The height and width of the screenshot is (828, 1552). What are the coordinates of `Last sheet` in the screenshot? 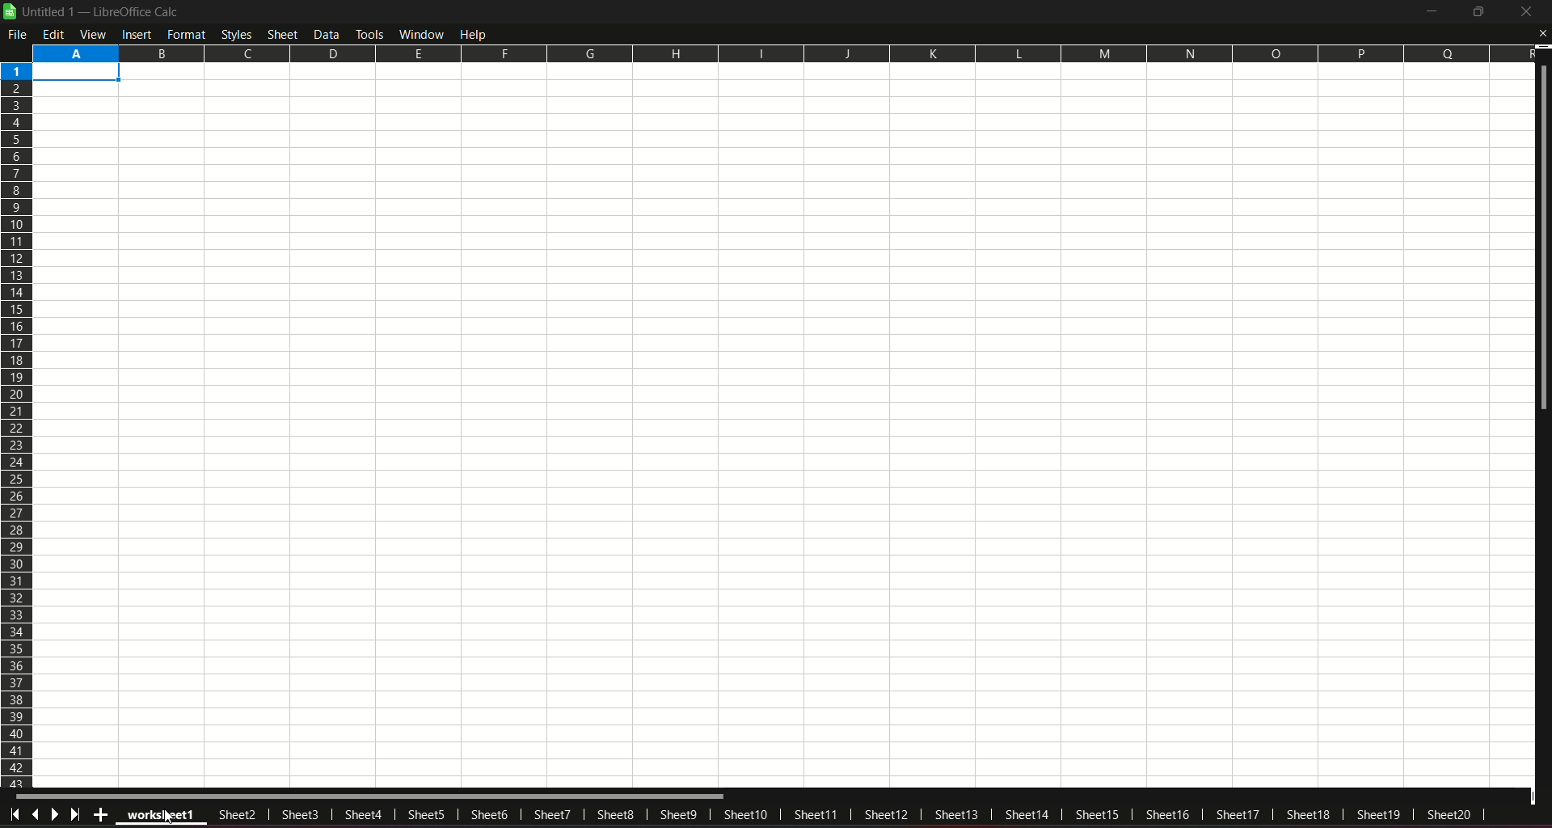 It's located at (78, 814).